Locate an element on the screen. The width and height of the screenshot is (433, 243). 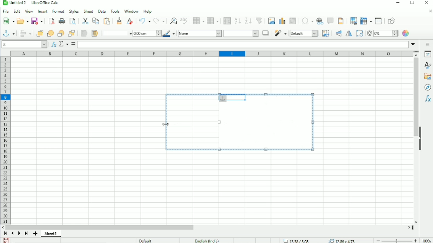
Bring to front is located at coordinates (39, 33).